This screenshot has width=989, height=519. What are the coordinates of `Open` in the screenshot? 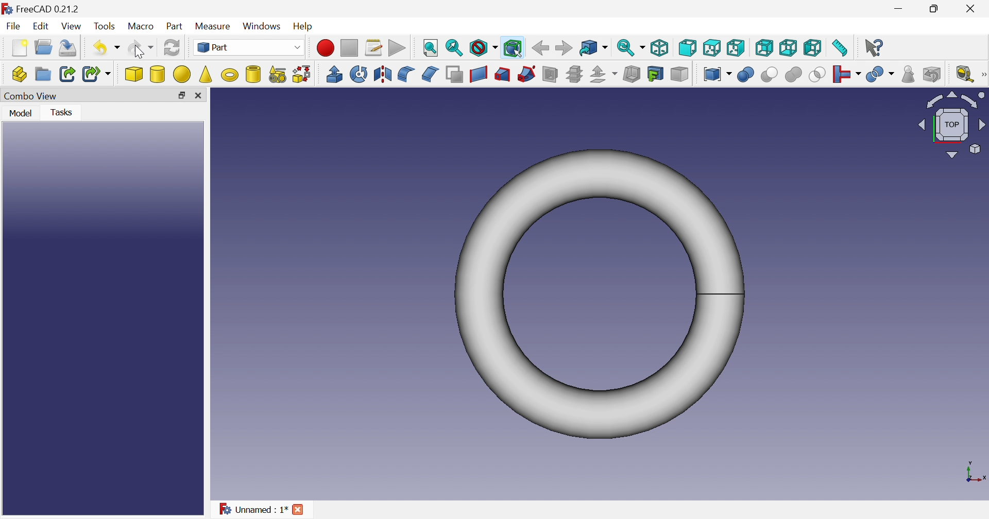 It's located at (43, 46).